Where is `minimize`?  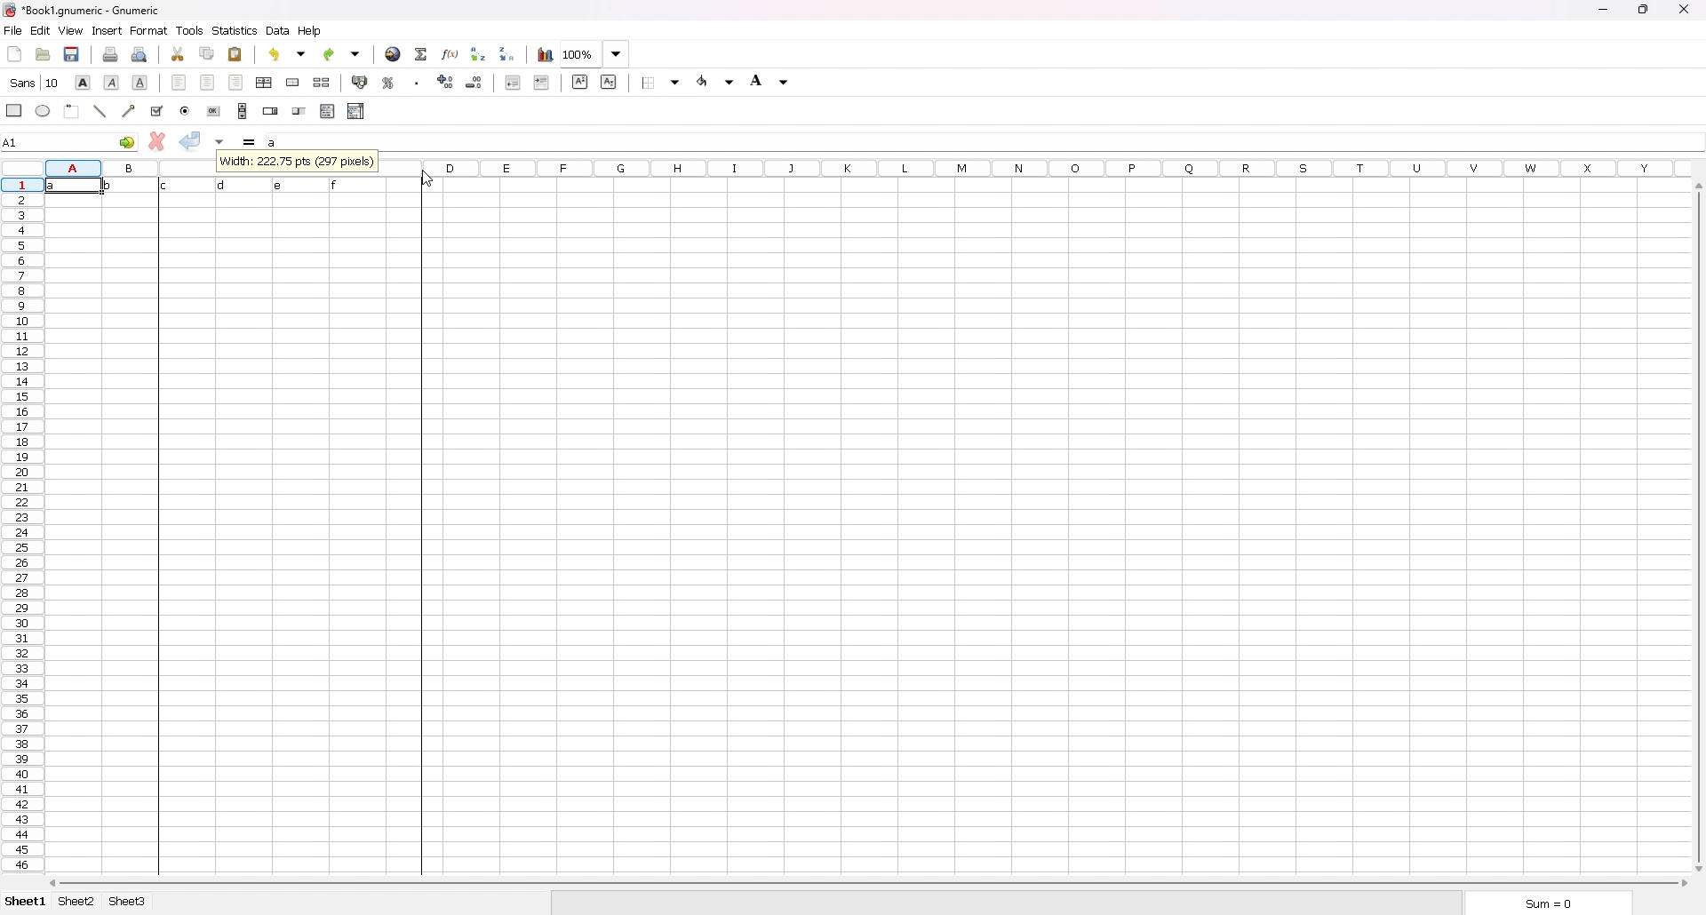
minimize is located at coordinates (1602, 11).